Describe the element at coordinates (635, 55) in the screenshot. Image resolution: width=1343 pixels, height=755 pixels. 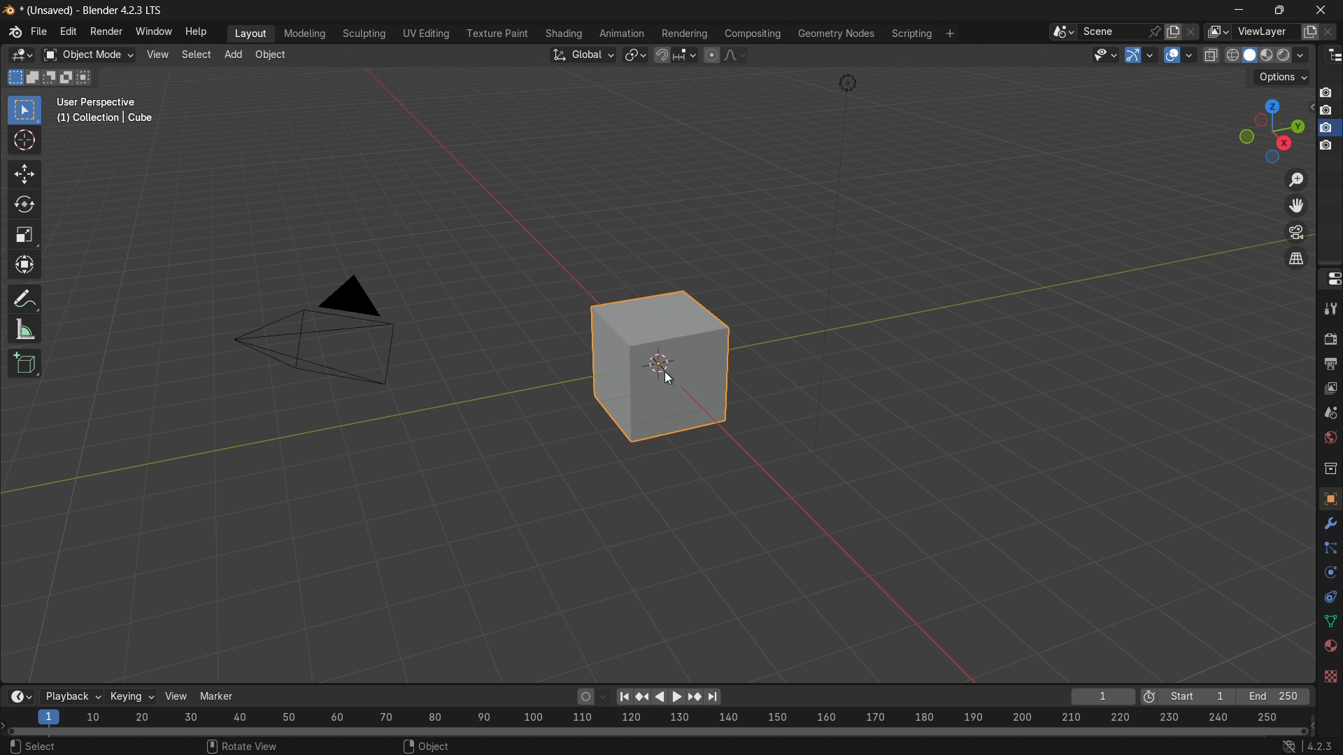
I see `transform pivot point` at that location.